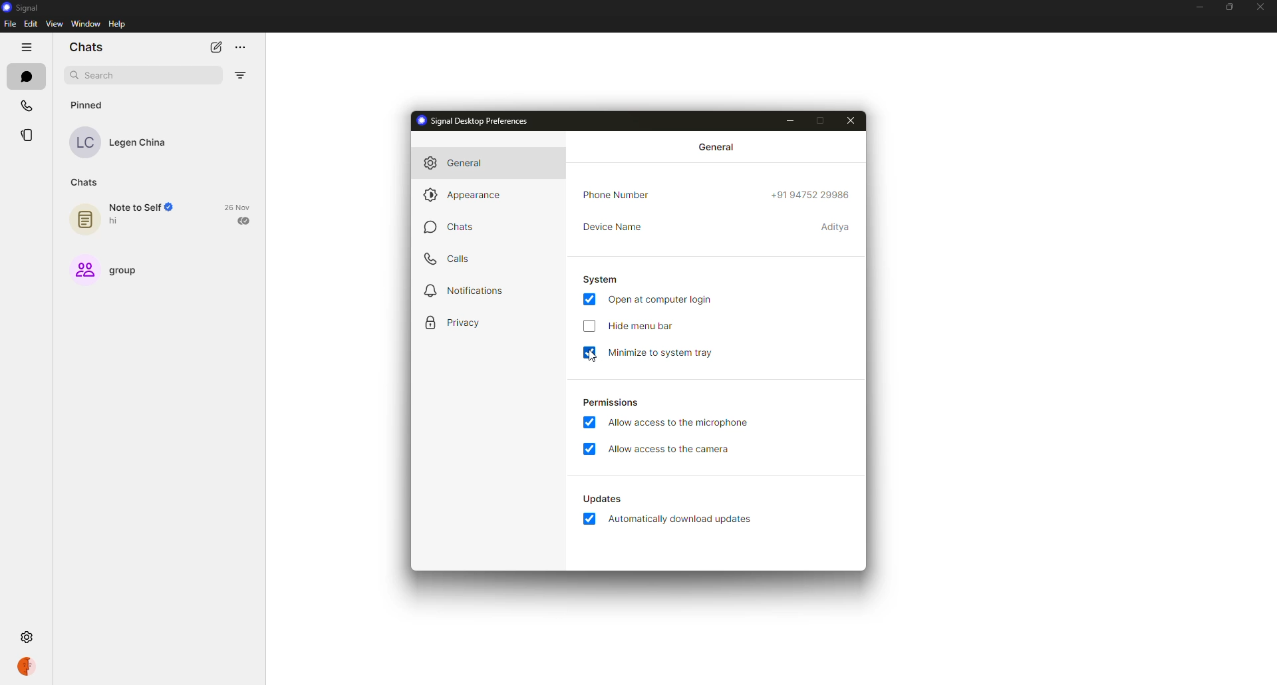 This screenshot has height=685, width=1277. I want to click on sent, so click(245, 221).